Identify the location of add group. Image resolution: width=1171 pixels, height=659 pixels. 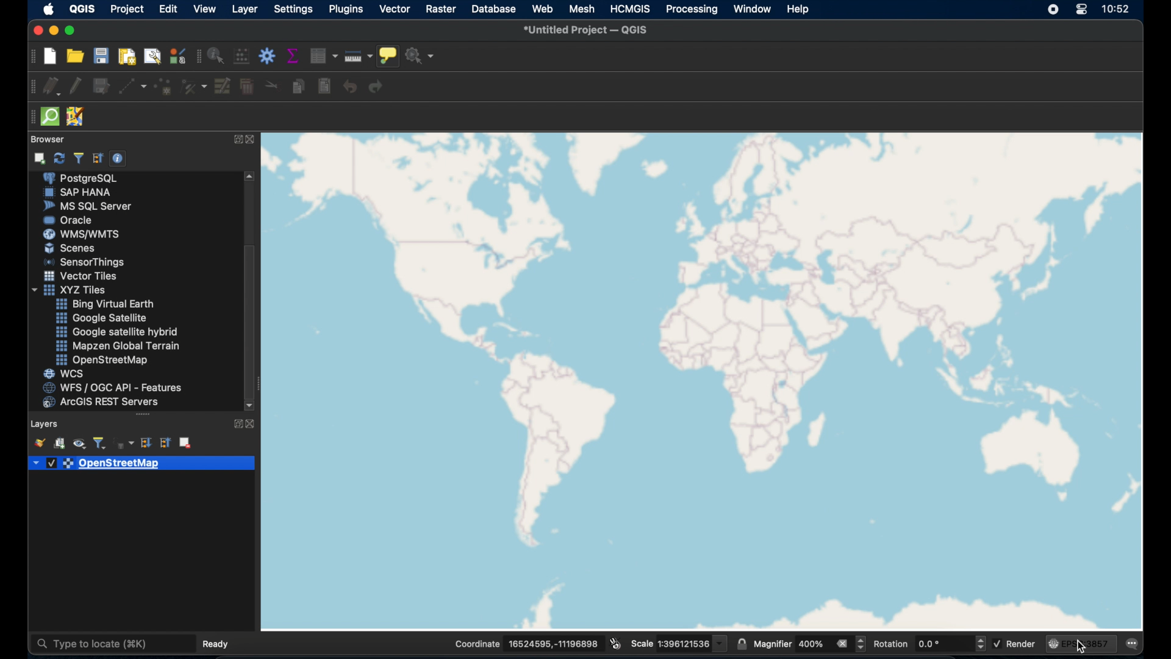
(60, 443).